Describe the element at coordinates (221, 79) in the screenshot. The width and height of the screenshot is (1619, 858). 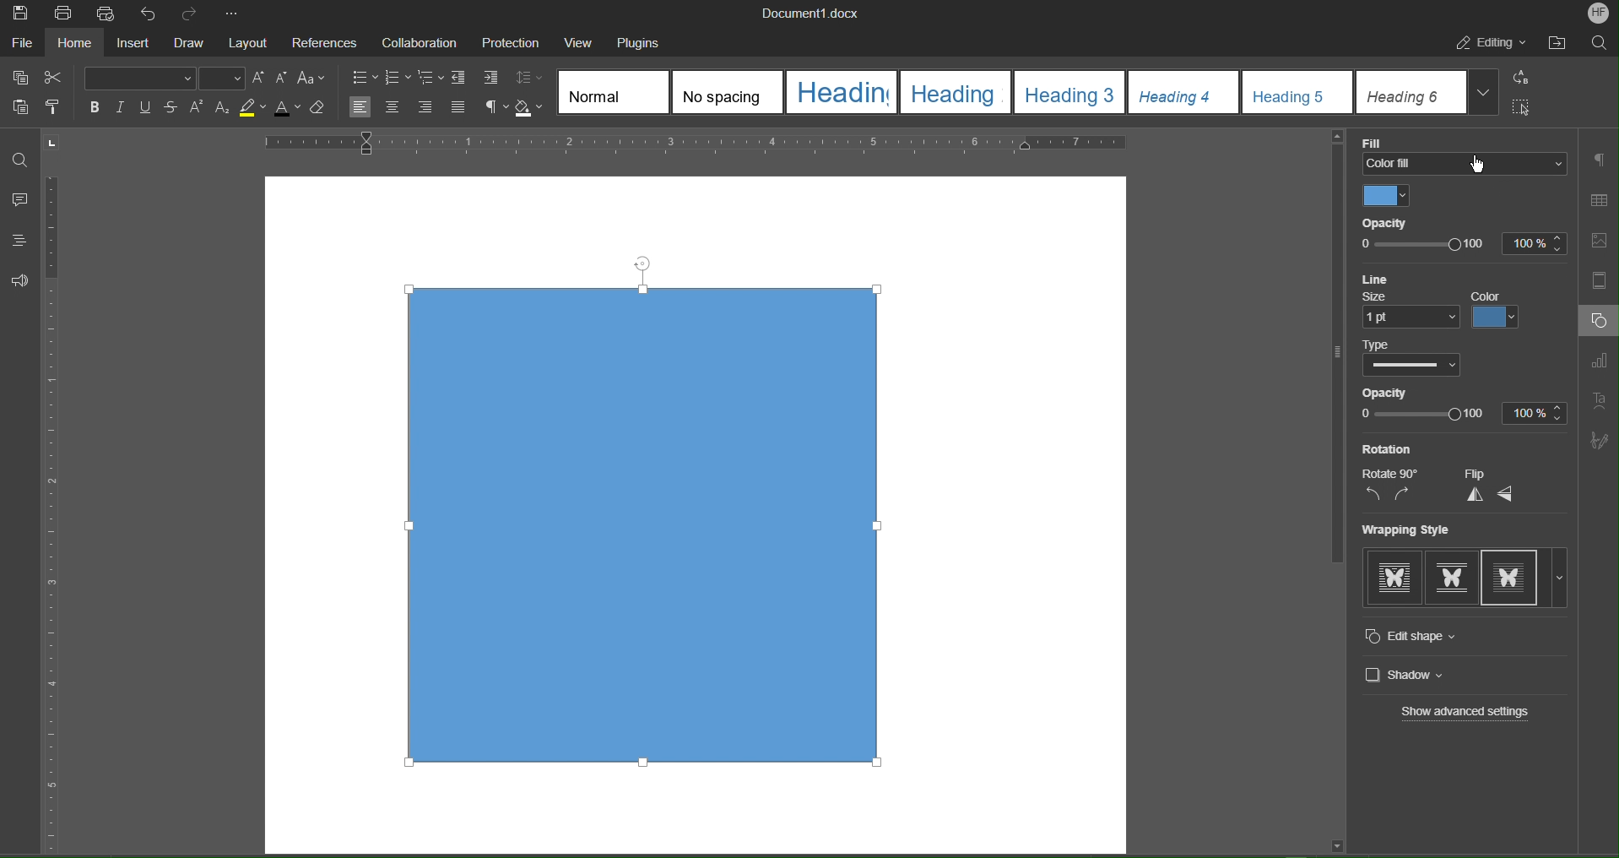
I see `Font Size` at that location.